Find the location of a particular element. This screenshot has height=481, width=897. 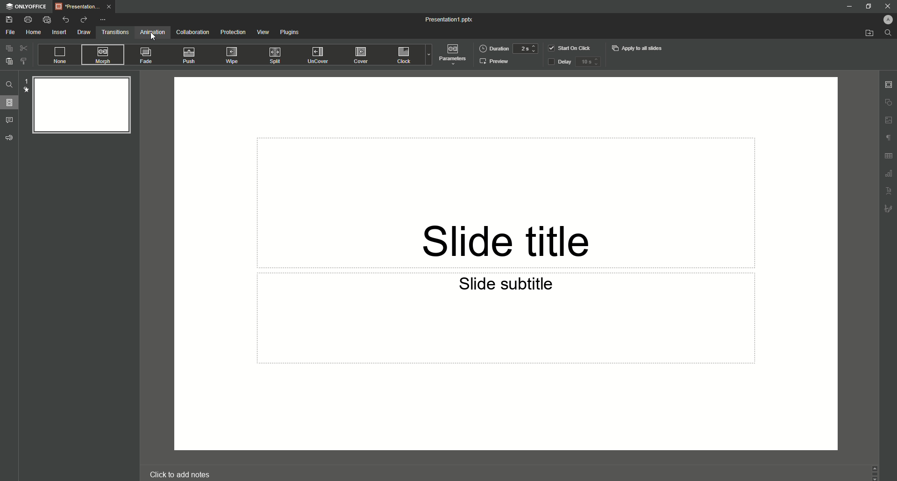

UnCover is located at coordinates (318, 55).